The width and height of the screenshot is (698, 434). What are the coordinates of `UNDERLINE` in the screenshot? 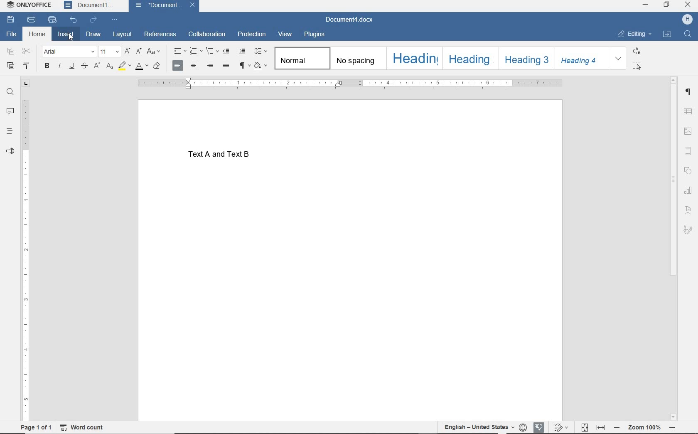 It's located at (71, 66).